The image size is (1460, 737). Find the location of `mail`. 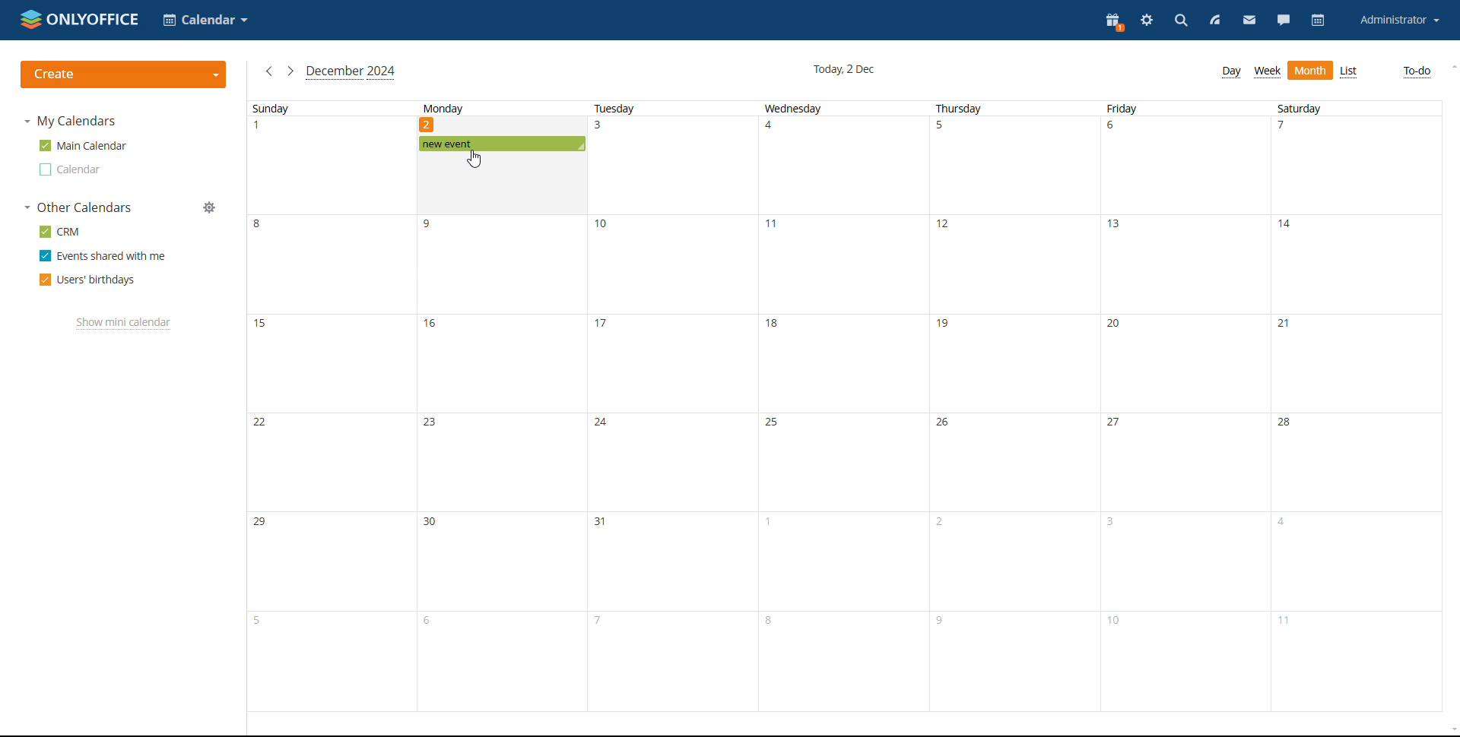

mail is located at coordinates (1249, 21).